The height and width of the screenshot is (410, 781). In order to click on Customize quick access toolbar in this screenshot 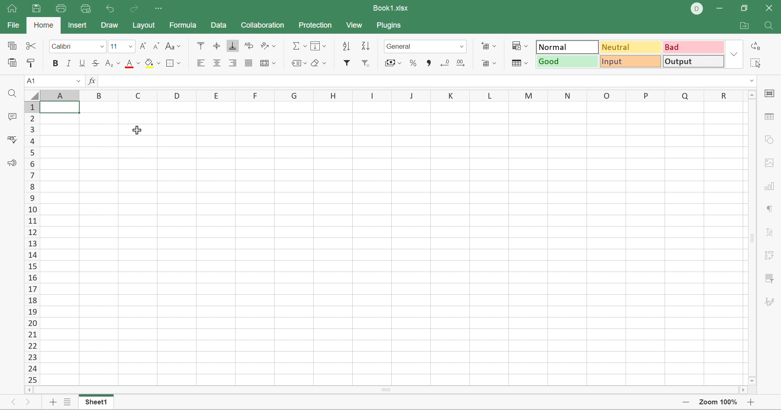, I will do `click(161, 9)`.